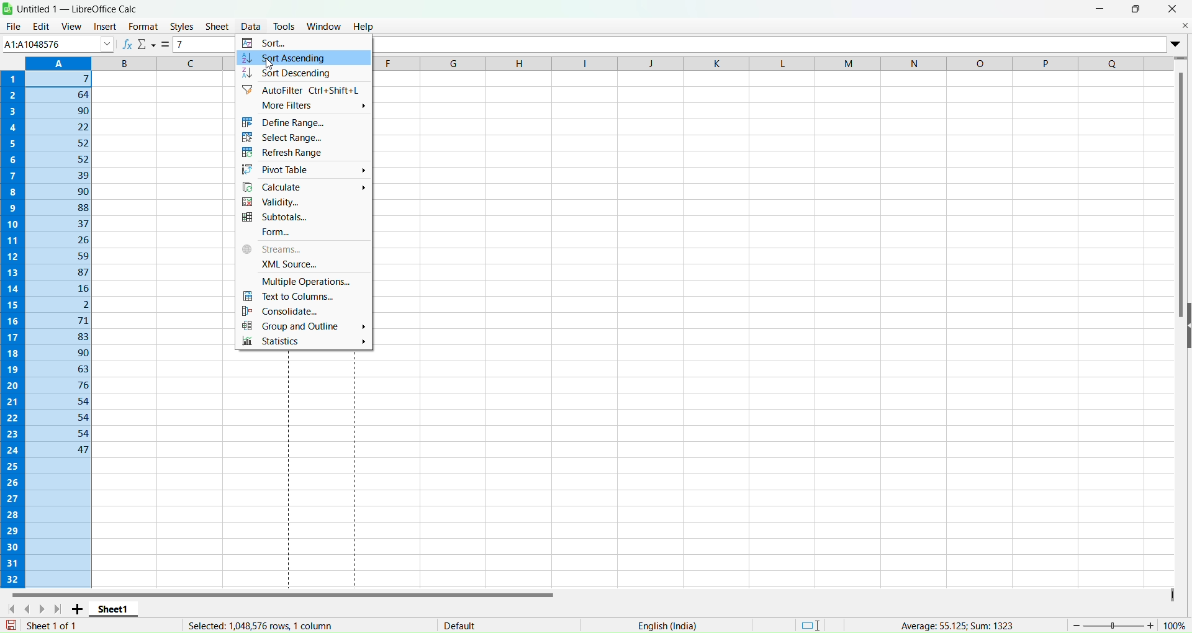 The width and height of the screenshot is (1192, 633). Describe the element at coordinates (143, 26) in the screenshot. I see `Format` at that location.